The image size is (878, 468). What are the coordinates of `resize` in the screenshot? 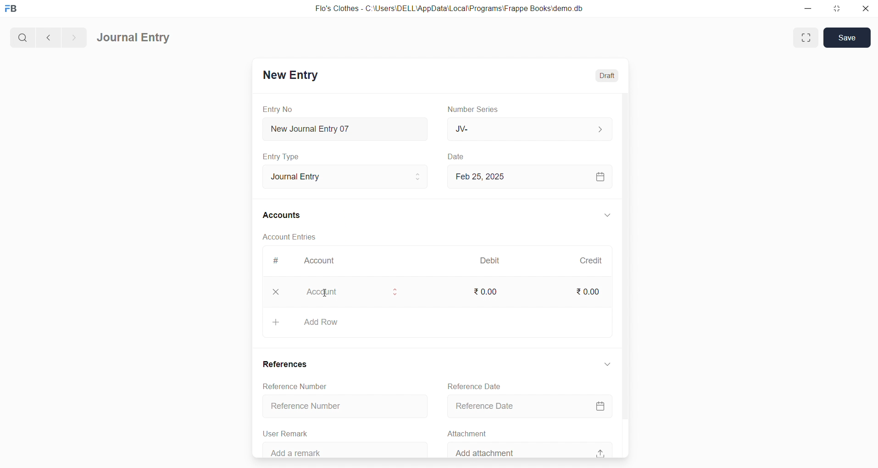 It's located at (835, 9).